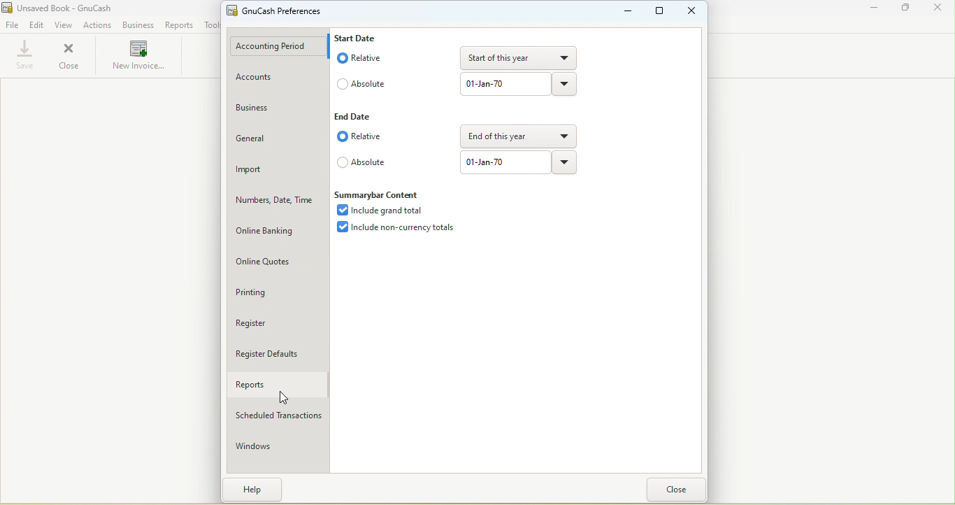 This screenshot has width=955, height=505. What do you see at coordinates (361, 36) in the screenshot?
I see `Start date` at bounding box center [361, 36].